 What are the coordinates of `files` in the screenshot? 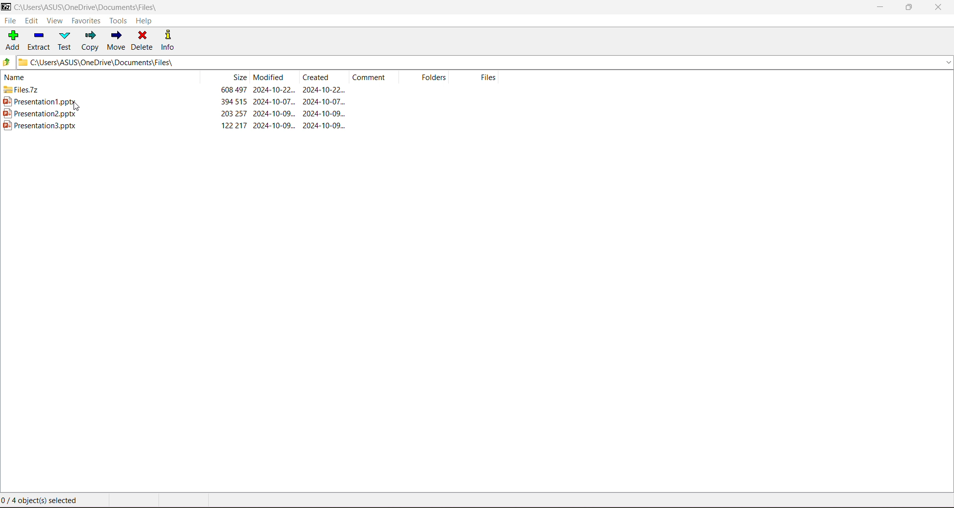 It's located at (488, 77).